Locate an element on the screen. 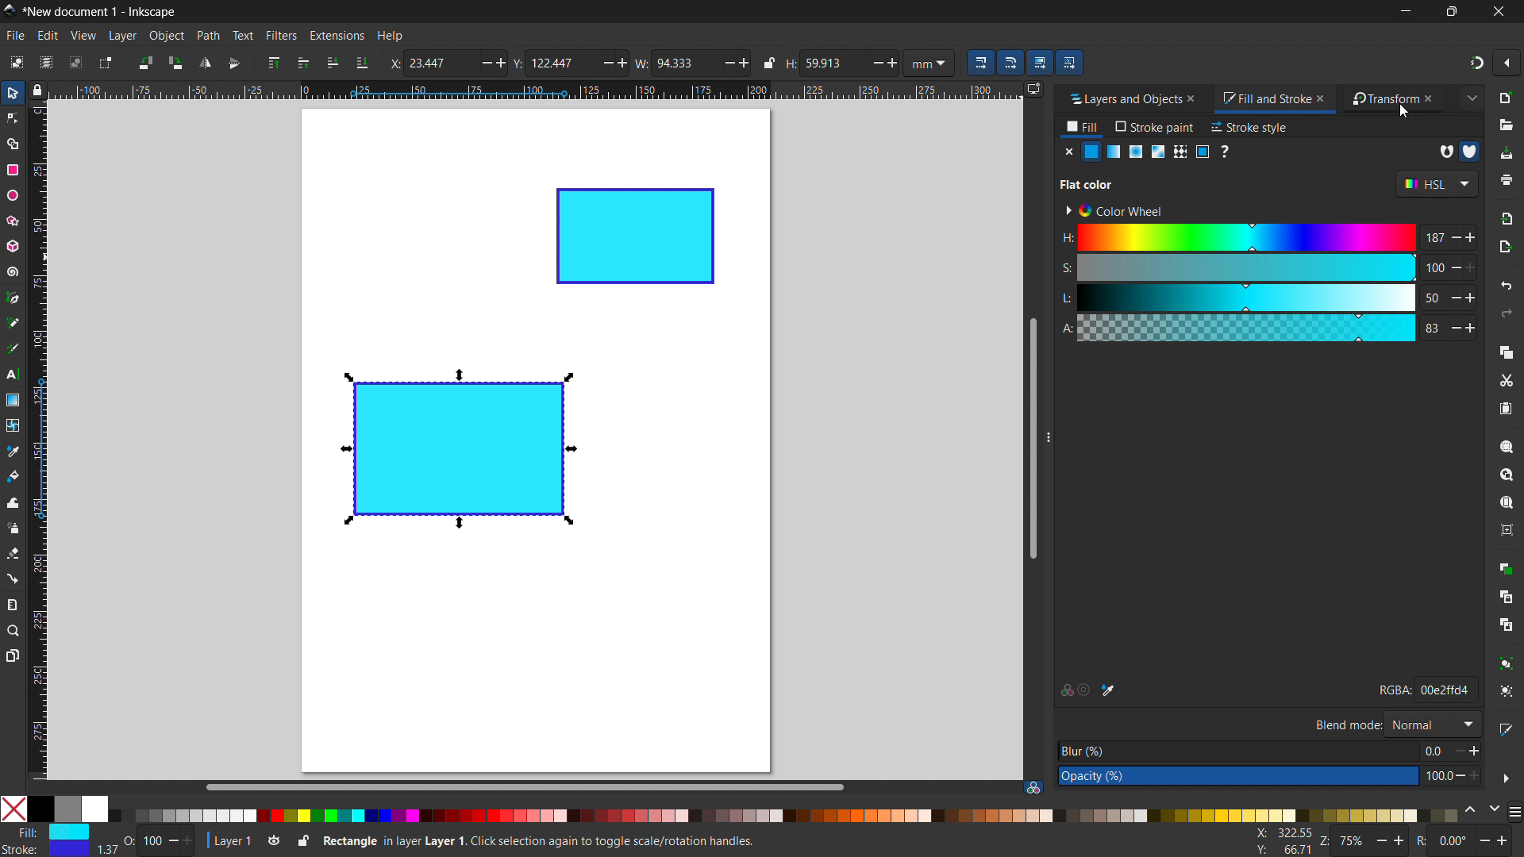 This screenshot has height=857, width=1524. linear gradient is located at coordinates (1114, 152).